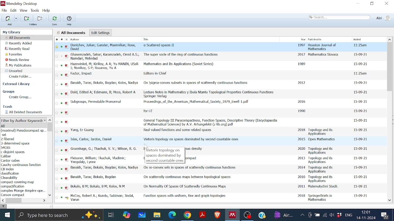 Image resolution: width=394 pixels, height=221 pixels. What do you see at coordinates (67, 150) in the screenshot?
I see `pdf` at bounding box center [67, 150].